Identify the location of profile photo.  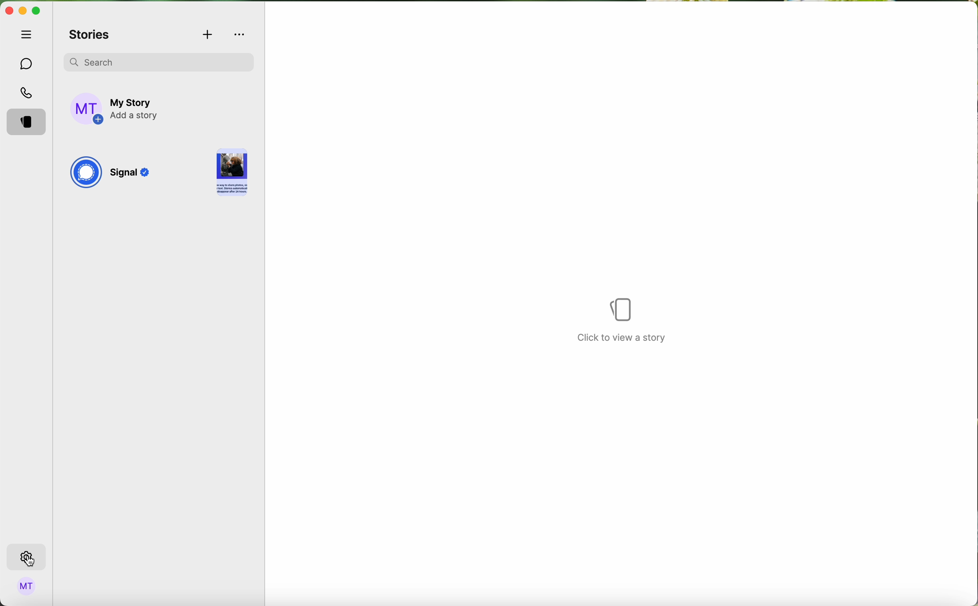
(87, 109).